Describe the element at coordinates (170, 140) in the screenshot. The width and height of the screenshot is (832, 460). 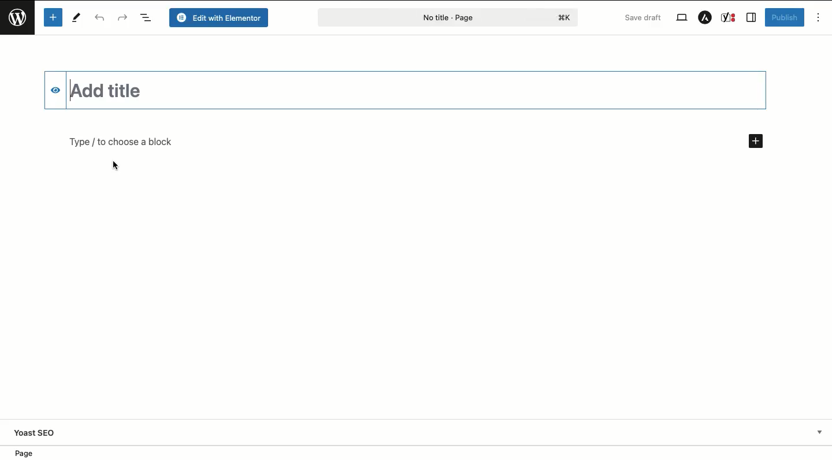
I see `Type/ Choose a block` at that location.